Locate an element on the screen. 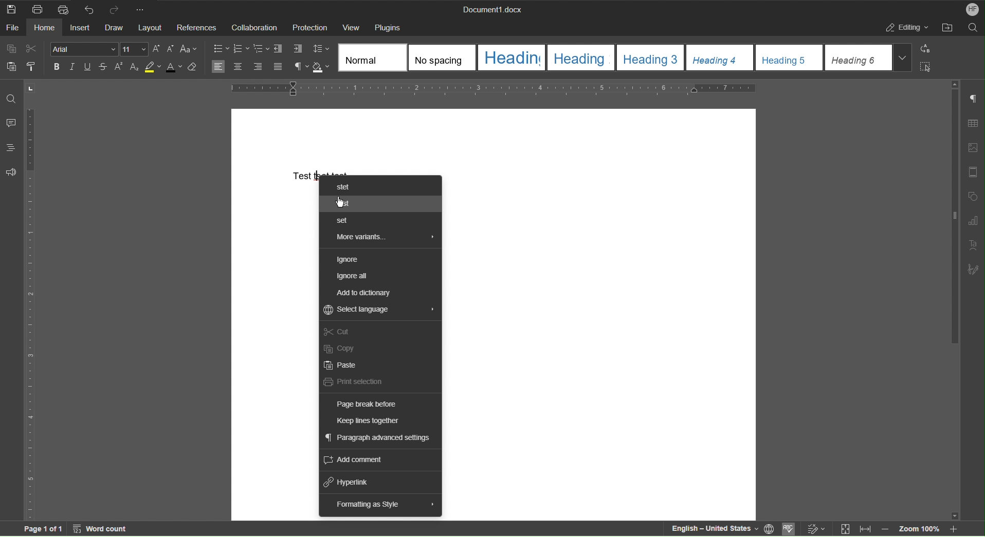 The width and height of the screenshot is (985, 537). Heading 1 is located at coordinates (511, 57).